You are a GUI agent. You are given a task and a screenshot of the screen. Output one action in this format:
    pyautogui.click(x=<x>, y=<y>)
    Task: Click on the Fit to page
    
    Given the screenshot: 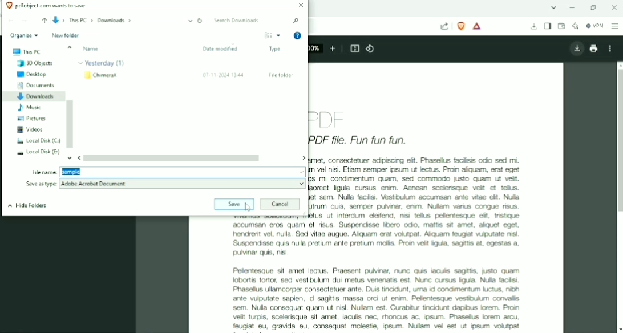 What is the action you would take?
    pyautogui.click(x=355, y=48)
    